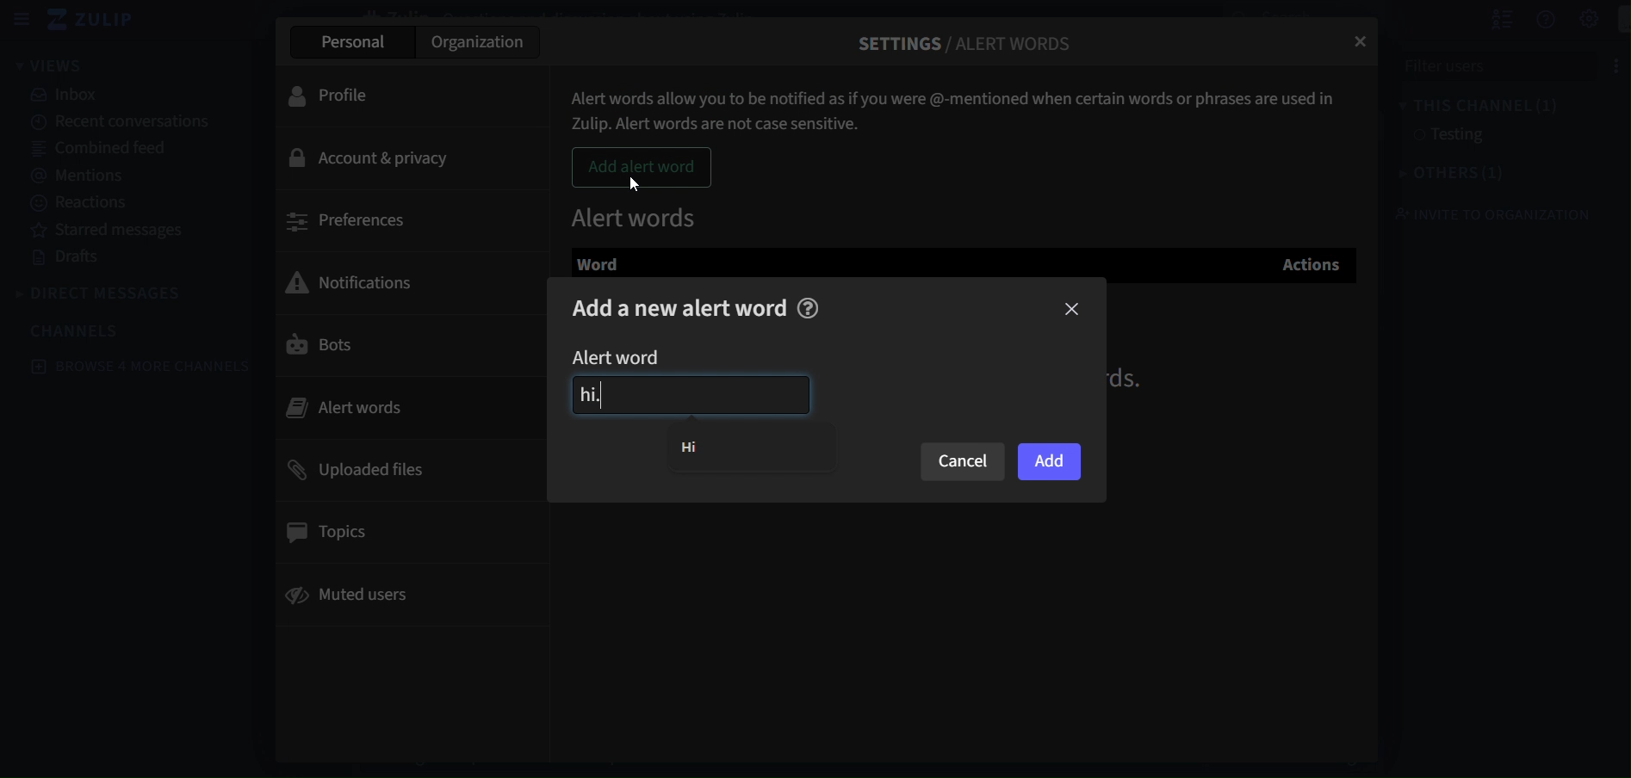 This screenshot has height=778, width=1631. Describe the element at coordinates (81, 202) in the screenshot. I see `reactions` at that location.